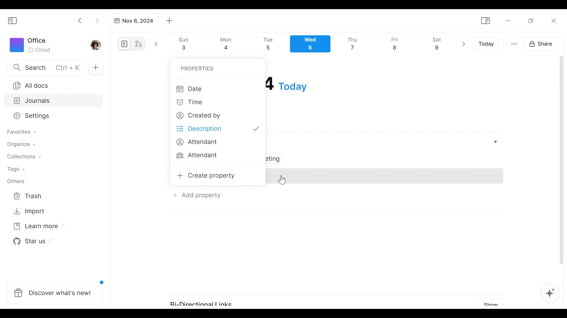 The image size is (567, 318). I want to click on Restore, so click(533, 20).